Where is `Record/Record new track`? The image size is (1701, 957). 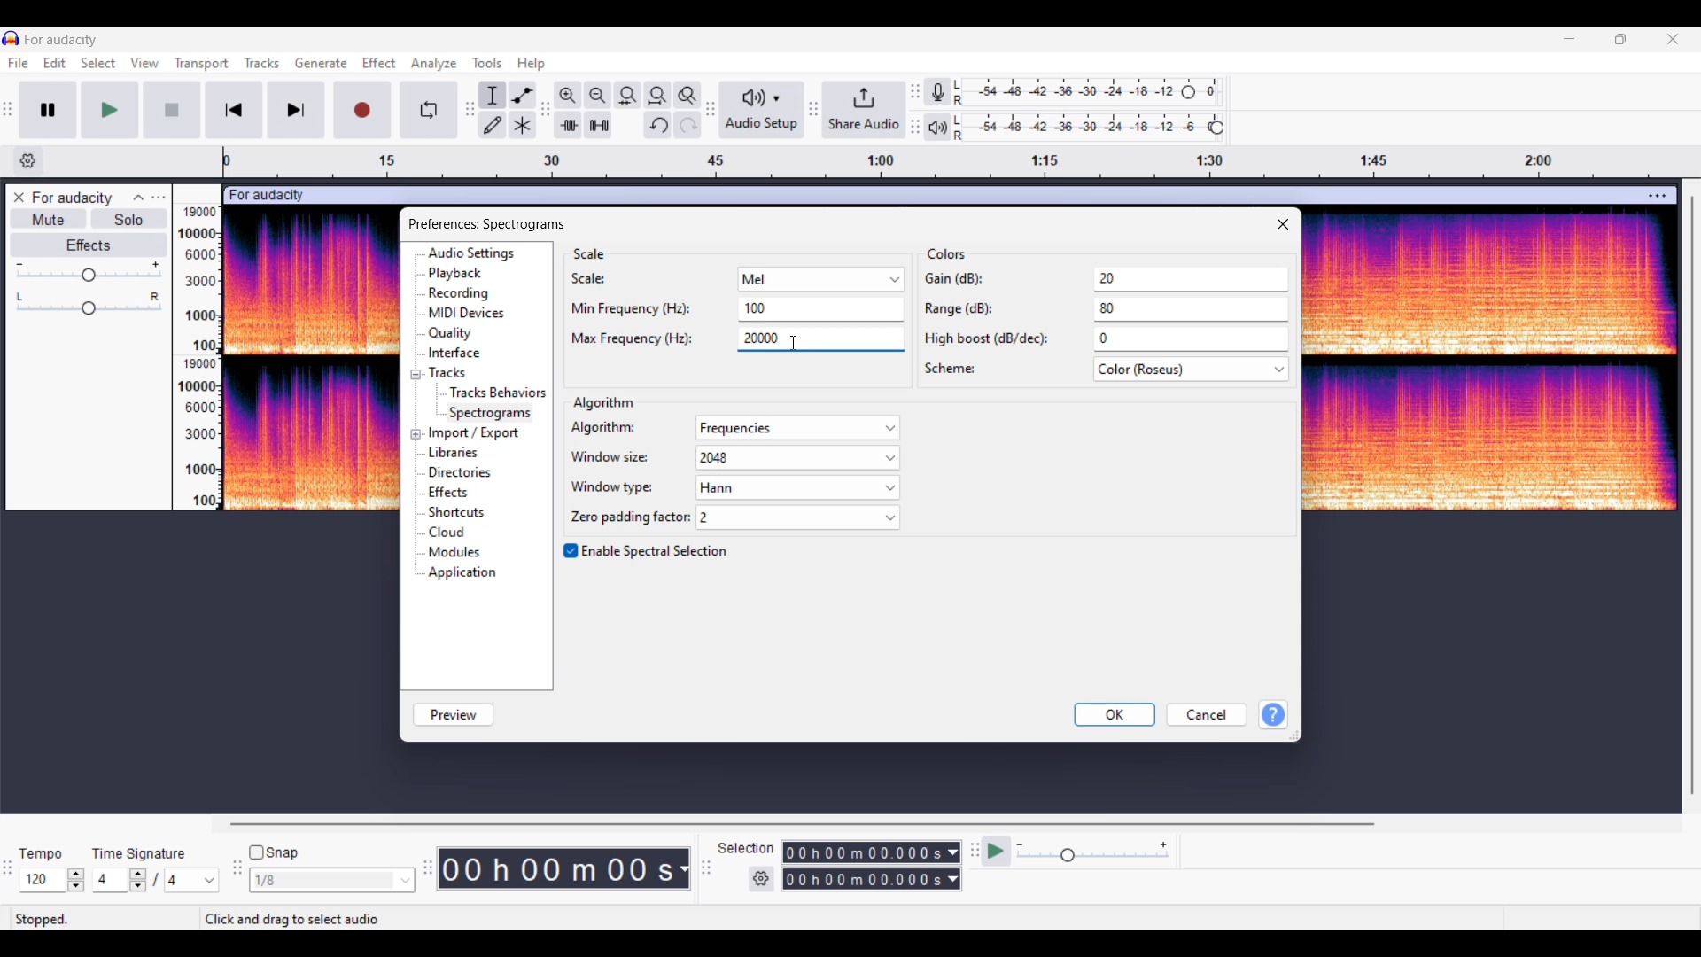
Record/Record new track is located at coordinates (363, 110).